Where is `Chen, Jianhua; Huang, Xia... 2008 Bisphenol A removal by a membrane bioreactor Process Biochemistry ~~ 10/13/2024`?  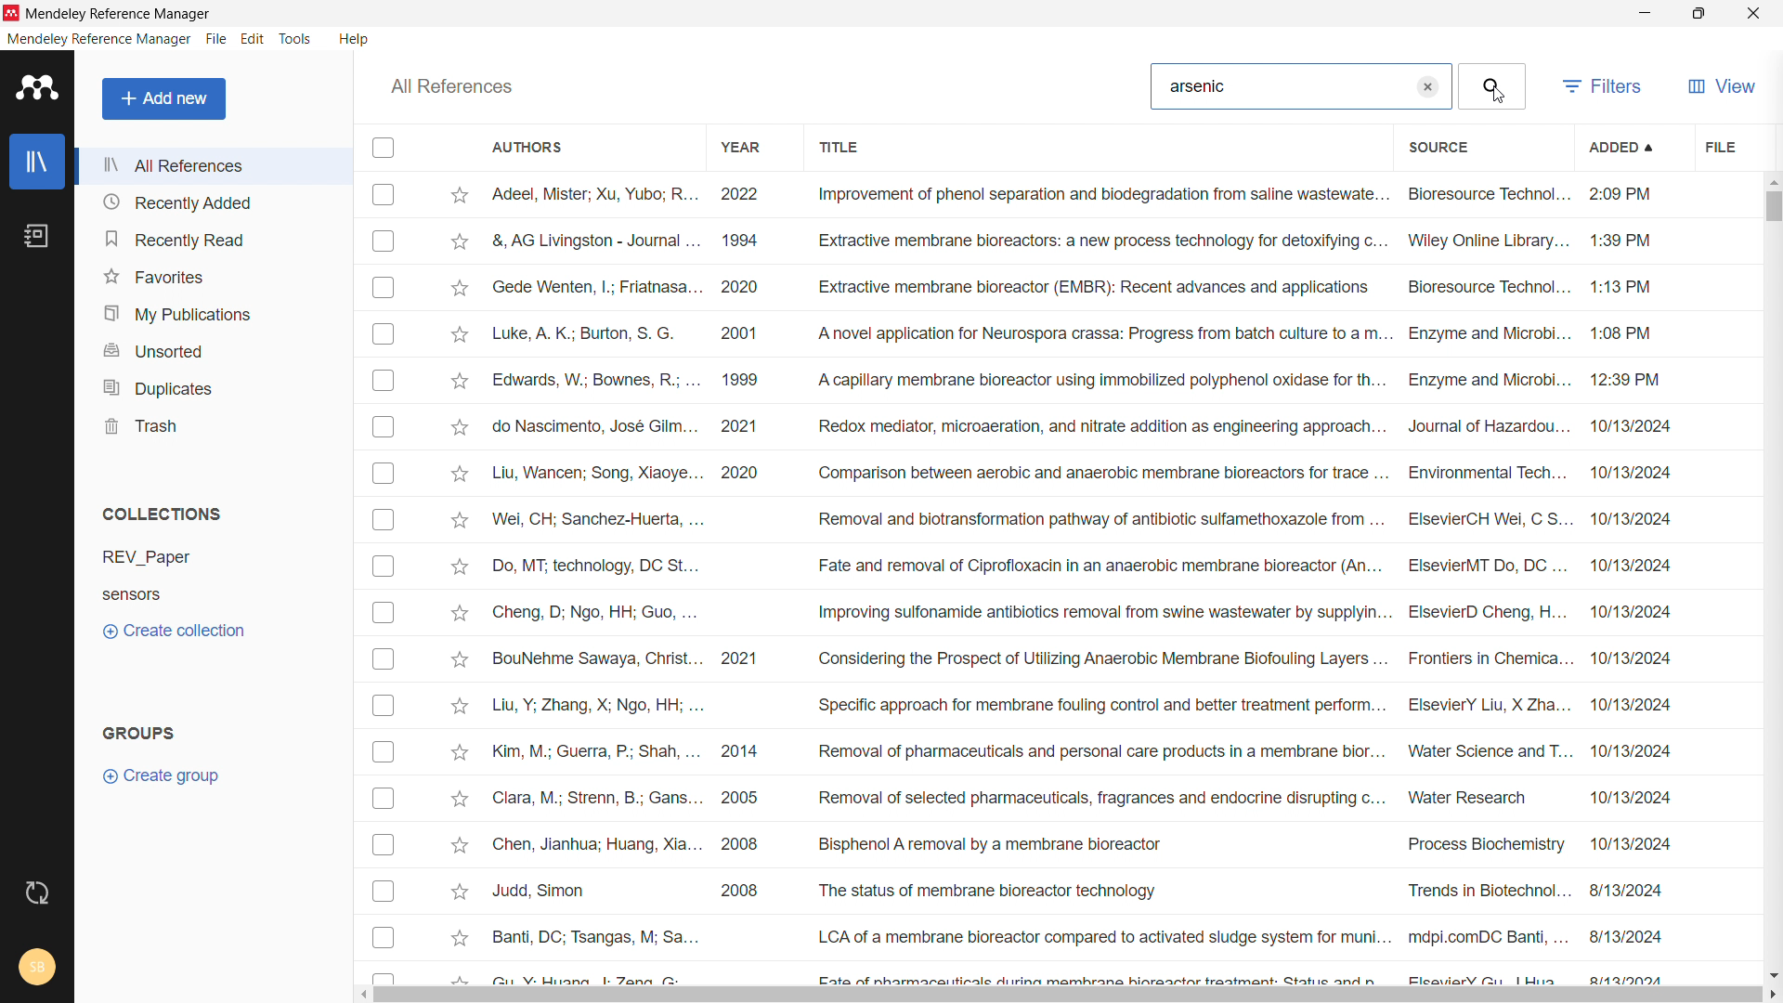
Chen, Jianhua; Huang, Xia... 2008 Bisphenol A removal by a membrane bioreactor Process Biochemistry ~~ 10/13/2024 is located at coordinates (1083, 841).